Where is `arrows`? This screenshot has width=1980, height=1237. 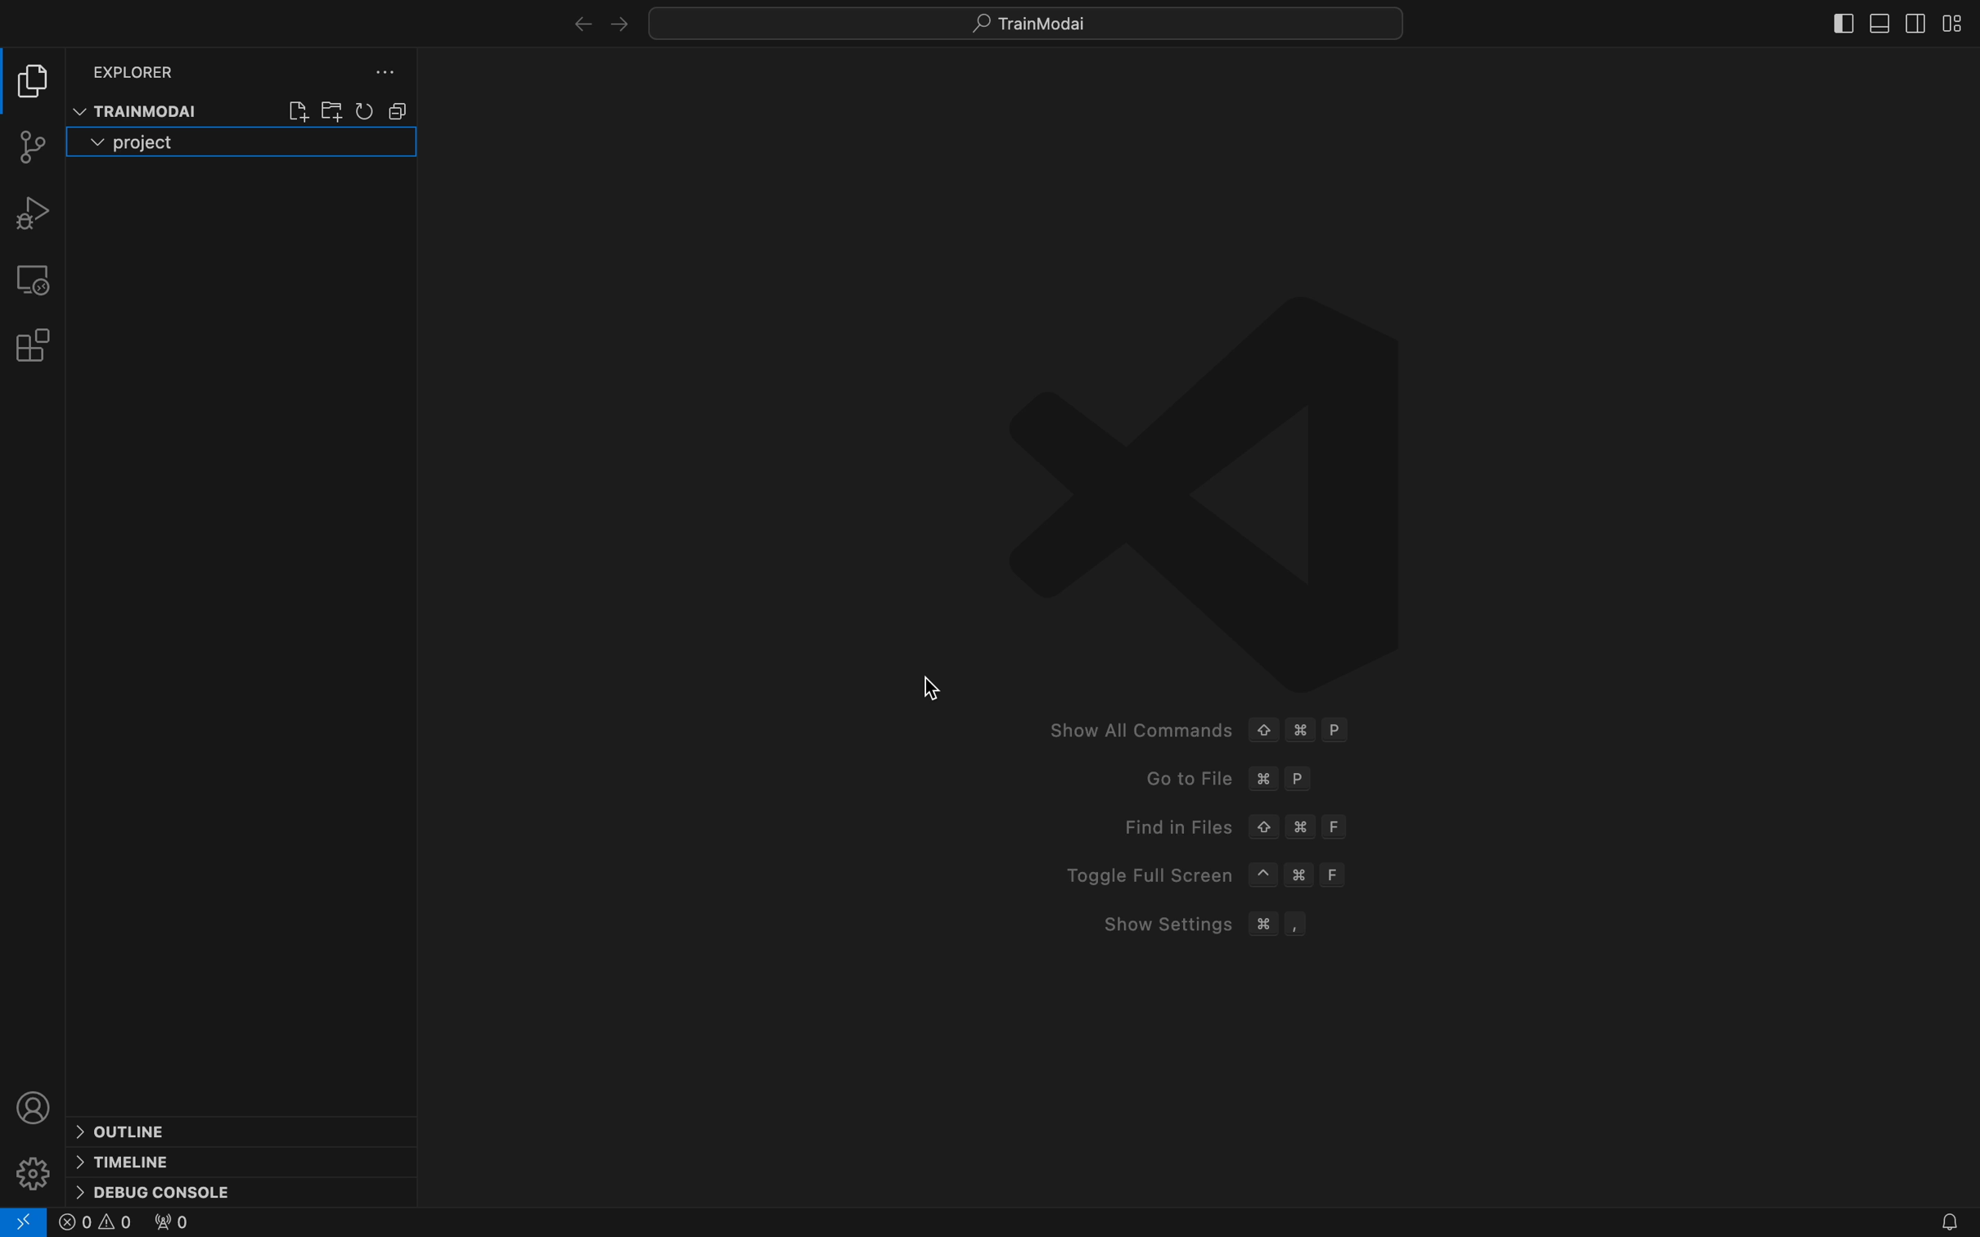
arrows is located at coordinates (576, 25).